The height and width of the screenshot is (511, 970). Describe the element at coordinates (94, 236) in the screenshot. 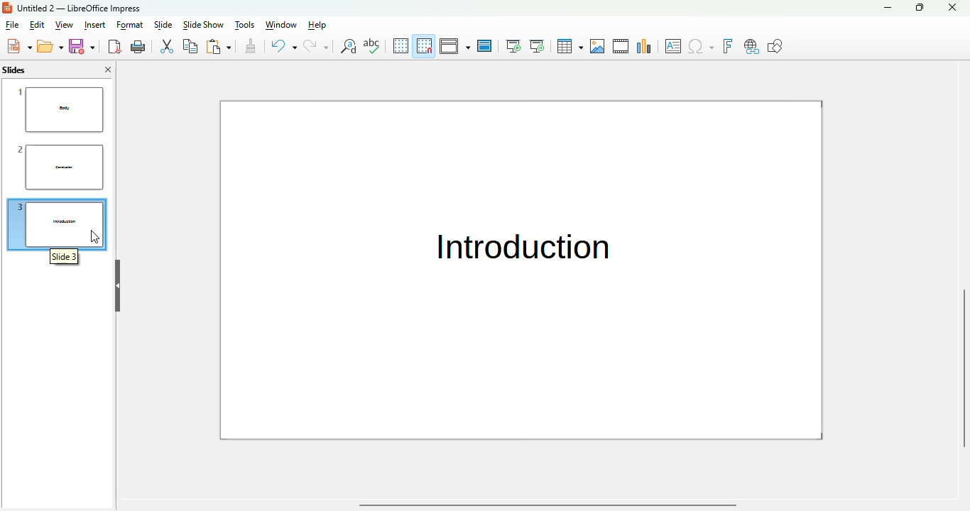

I see `hotkey (Alt + Shift + home)` at that location.